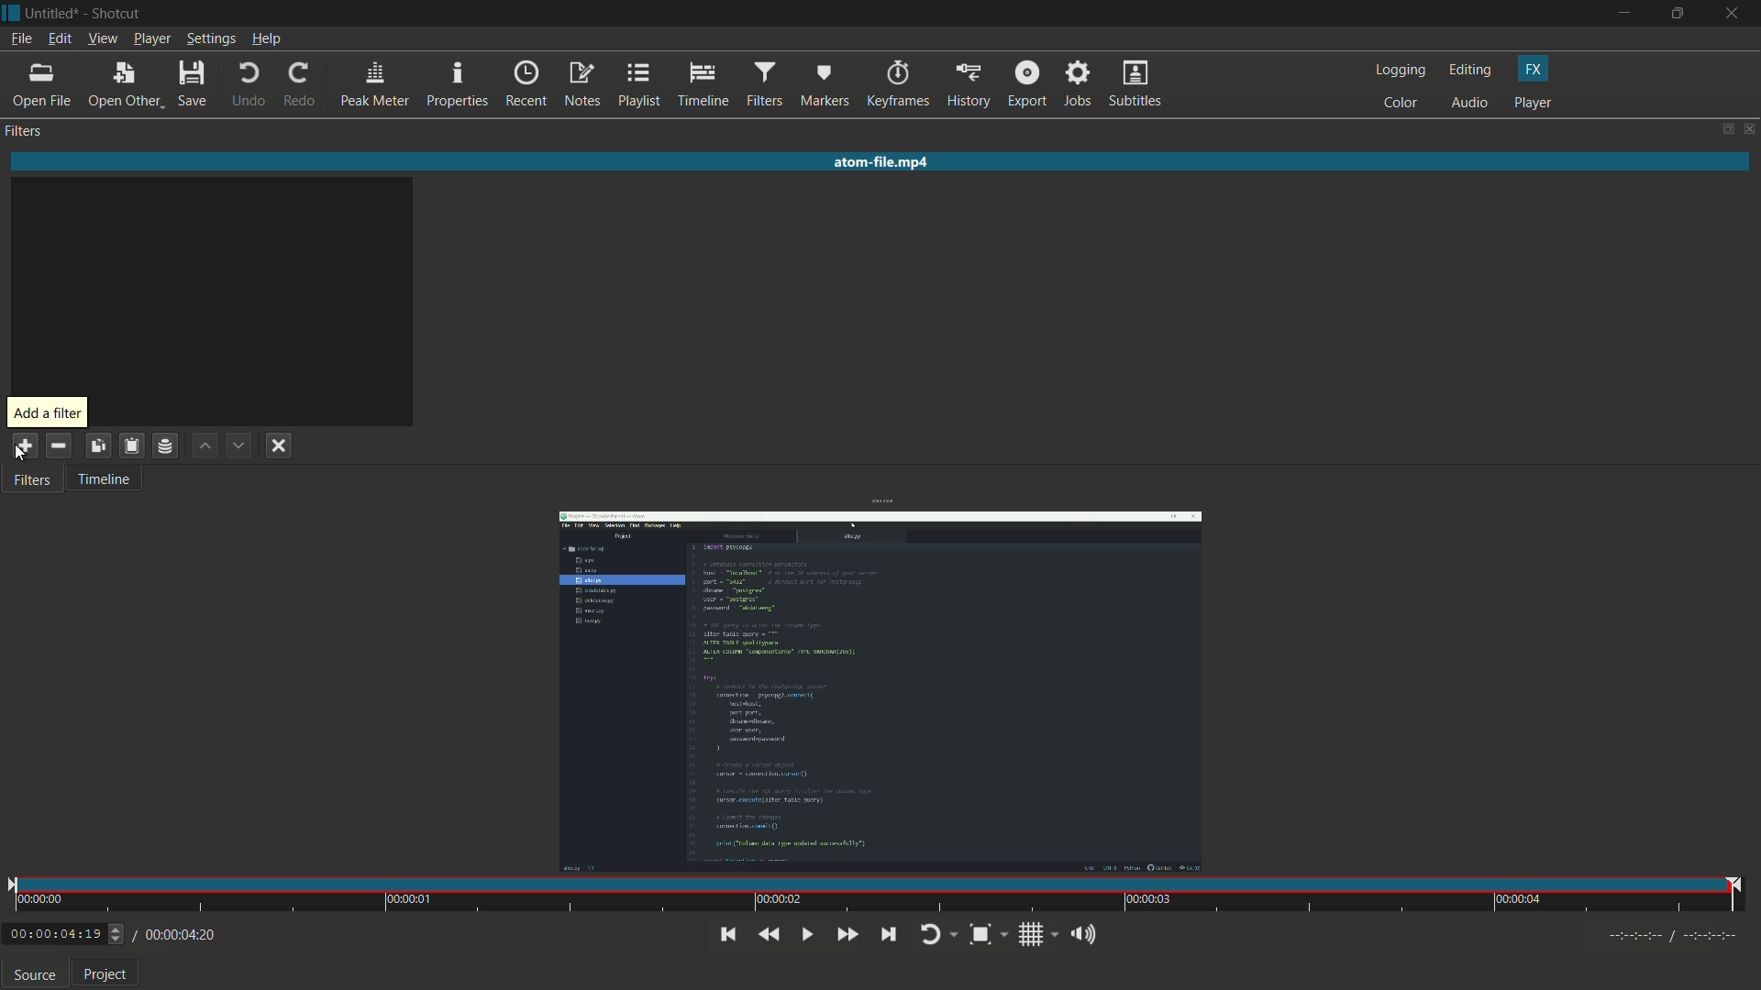 This screenshot has width=1761, height=990. What do you see at coordinates (582, 84) in the screenshot?
I see `notes` at bounding box center [582, 84].